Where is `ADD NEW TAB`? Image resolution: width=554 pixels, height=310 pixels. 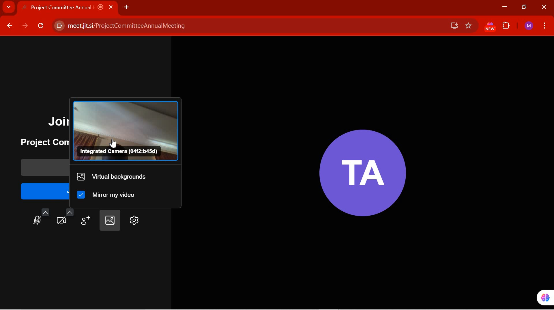
ADD NEW TAB is located at coordinates (126, 7).